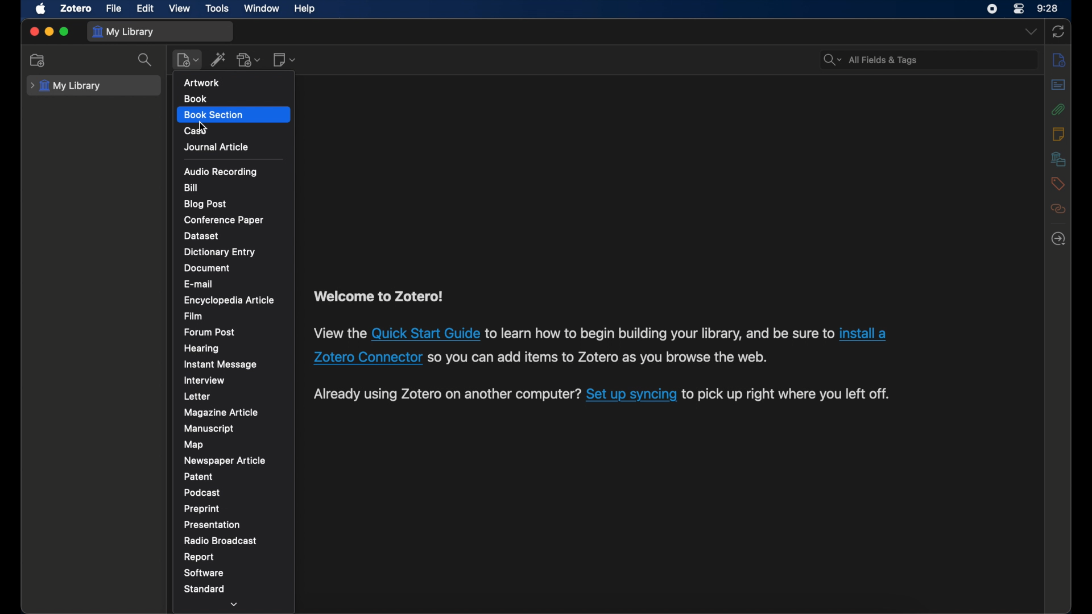 Image resolution: width=1092 pixels, height=614 pixels. I want to click on report, so click(199, 557).